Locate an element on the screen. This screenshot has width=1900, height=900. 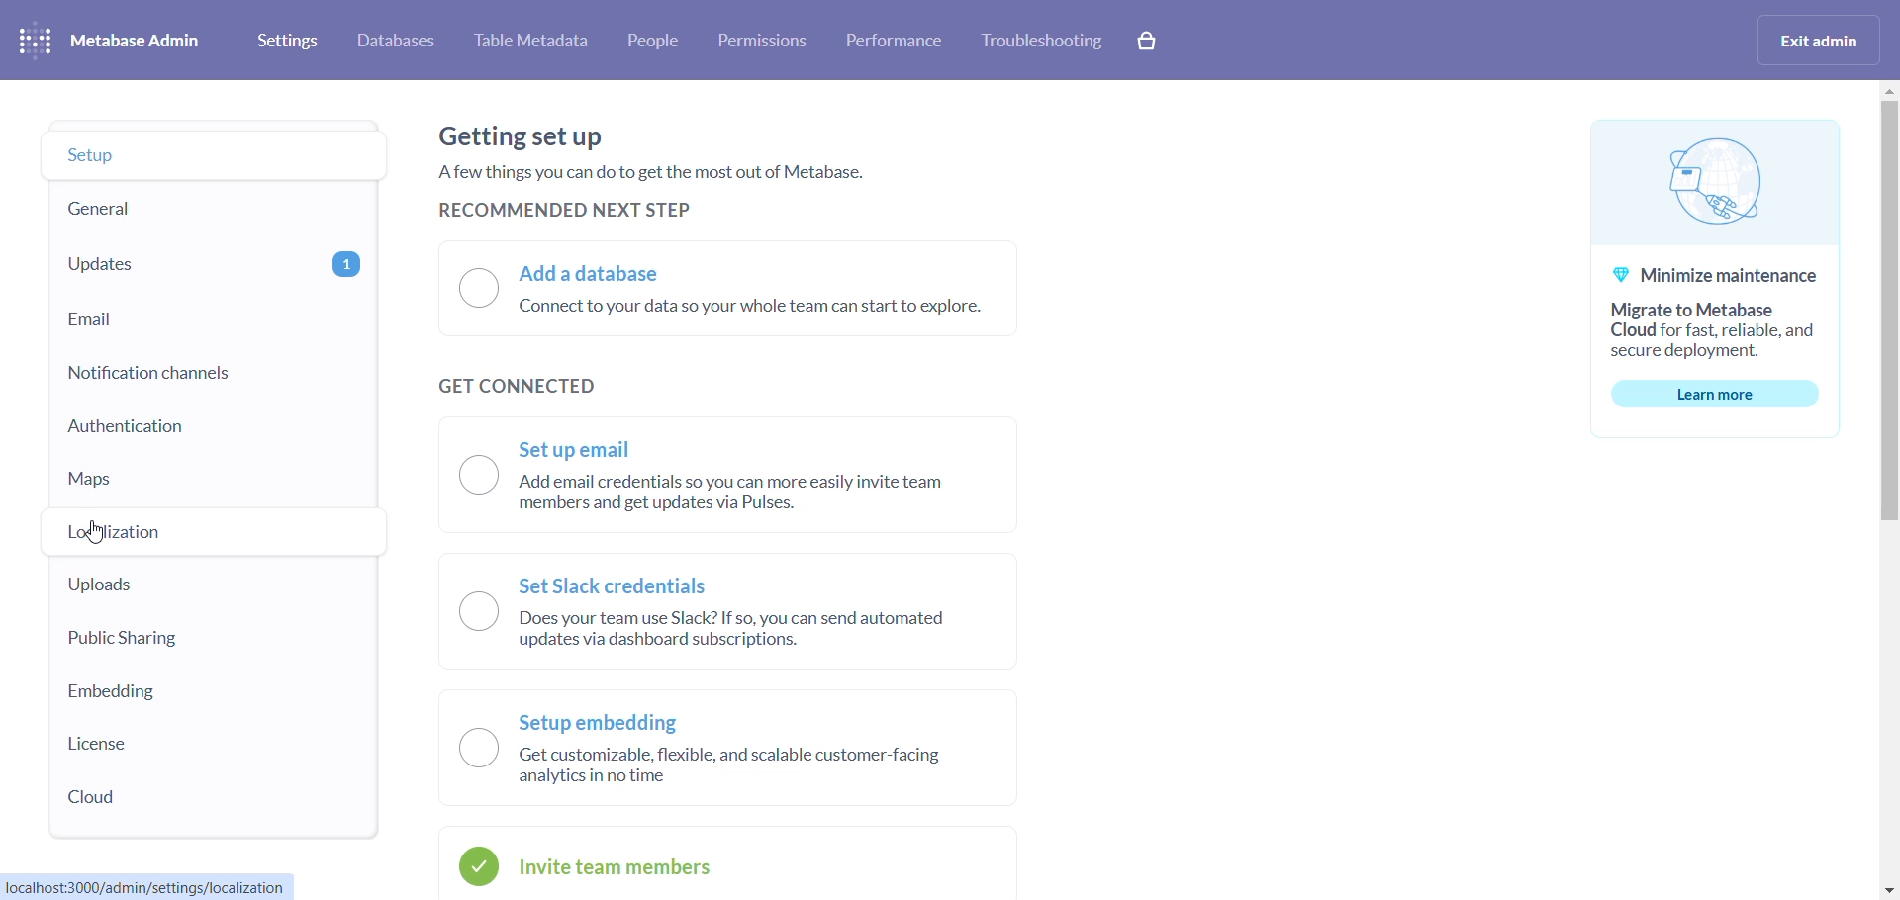
localization is located at coordinates (221, 532).